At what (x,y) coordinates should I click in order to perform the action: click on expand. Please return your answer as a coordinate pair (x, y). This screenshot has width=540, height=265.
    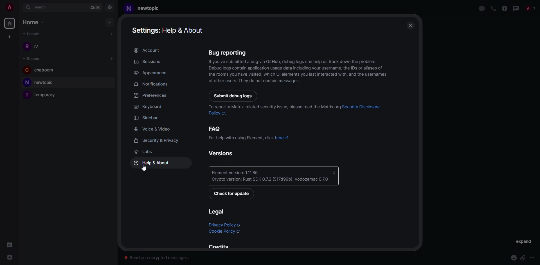
    Looking at the image, I should click on (19, 7).